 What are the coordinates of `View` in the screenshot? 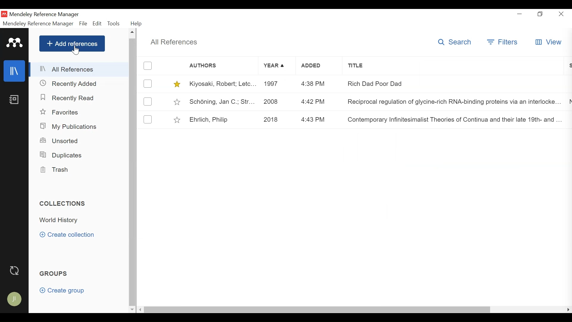 It's located at (550, 42).